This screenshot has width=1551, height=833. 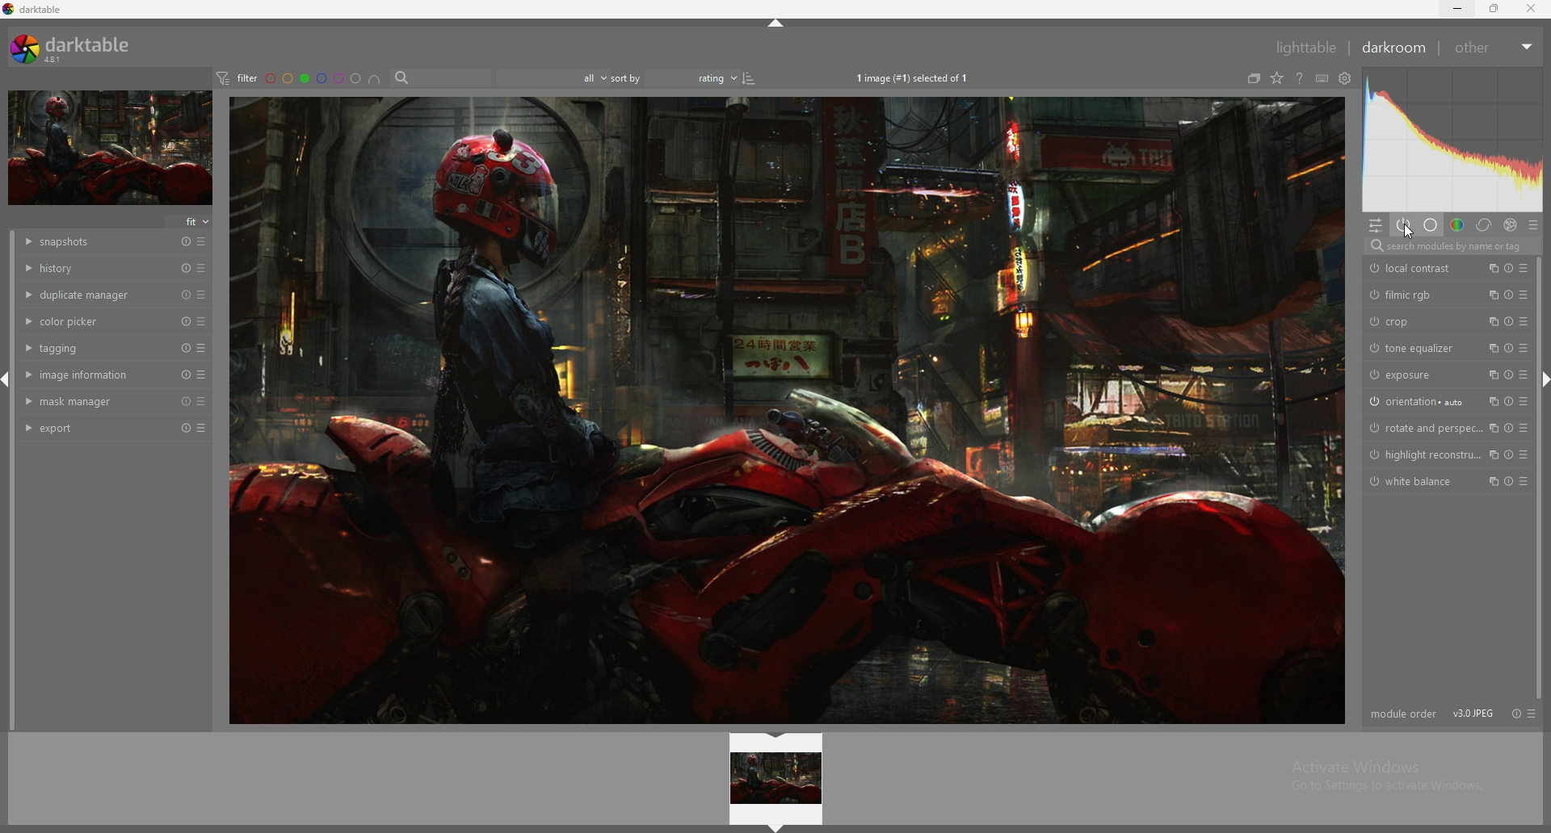 I want to click on reset, so click(x=1507, y=375).